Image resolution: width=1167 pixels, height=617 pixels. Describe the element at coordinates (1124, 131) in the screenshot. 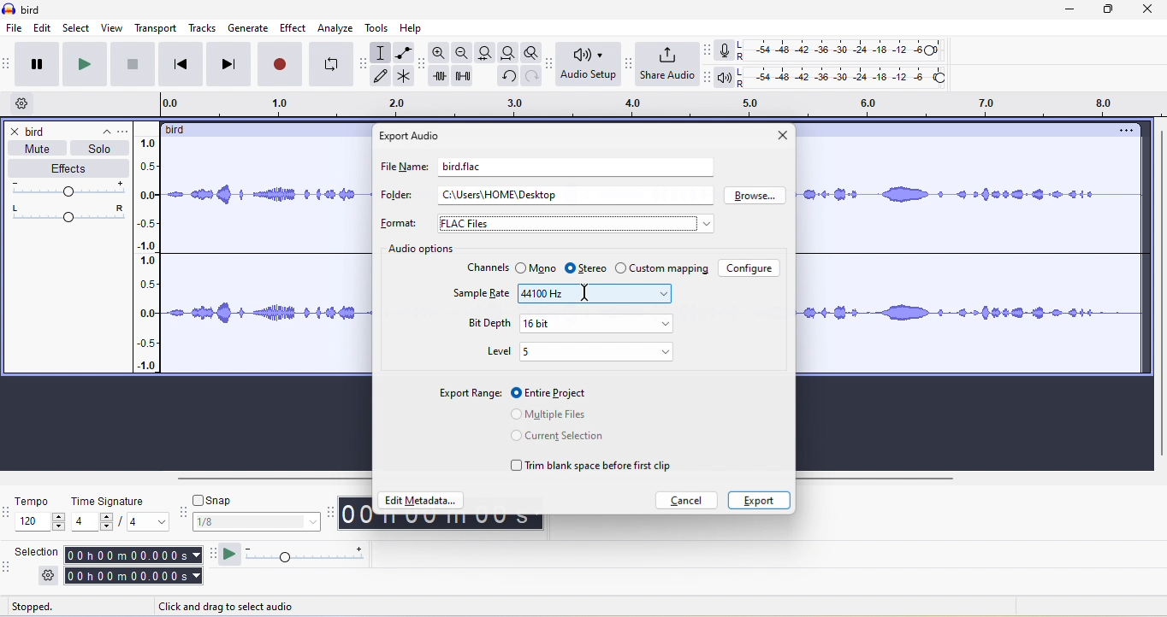

I see `option` at that location.